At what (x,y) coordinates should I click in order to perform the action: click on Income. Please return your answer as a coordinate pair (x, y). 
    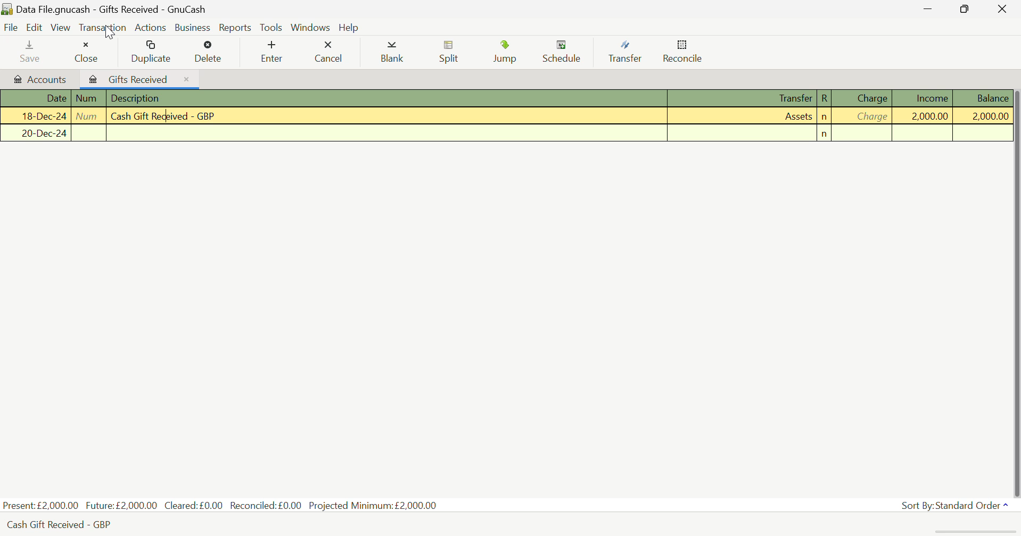
    Looking at the image, I should click on (924, 133).